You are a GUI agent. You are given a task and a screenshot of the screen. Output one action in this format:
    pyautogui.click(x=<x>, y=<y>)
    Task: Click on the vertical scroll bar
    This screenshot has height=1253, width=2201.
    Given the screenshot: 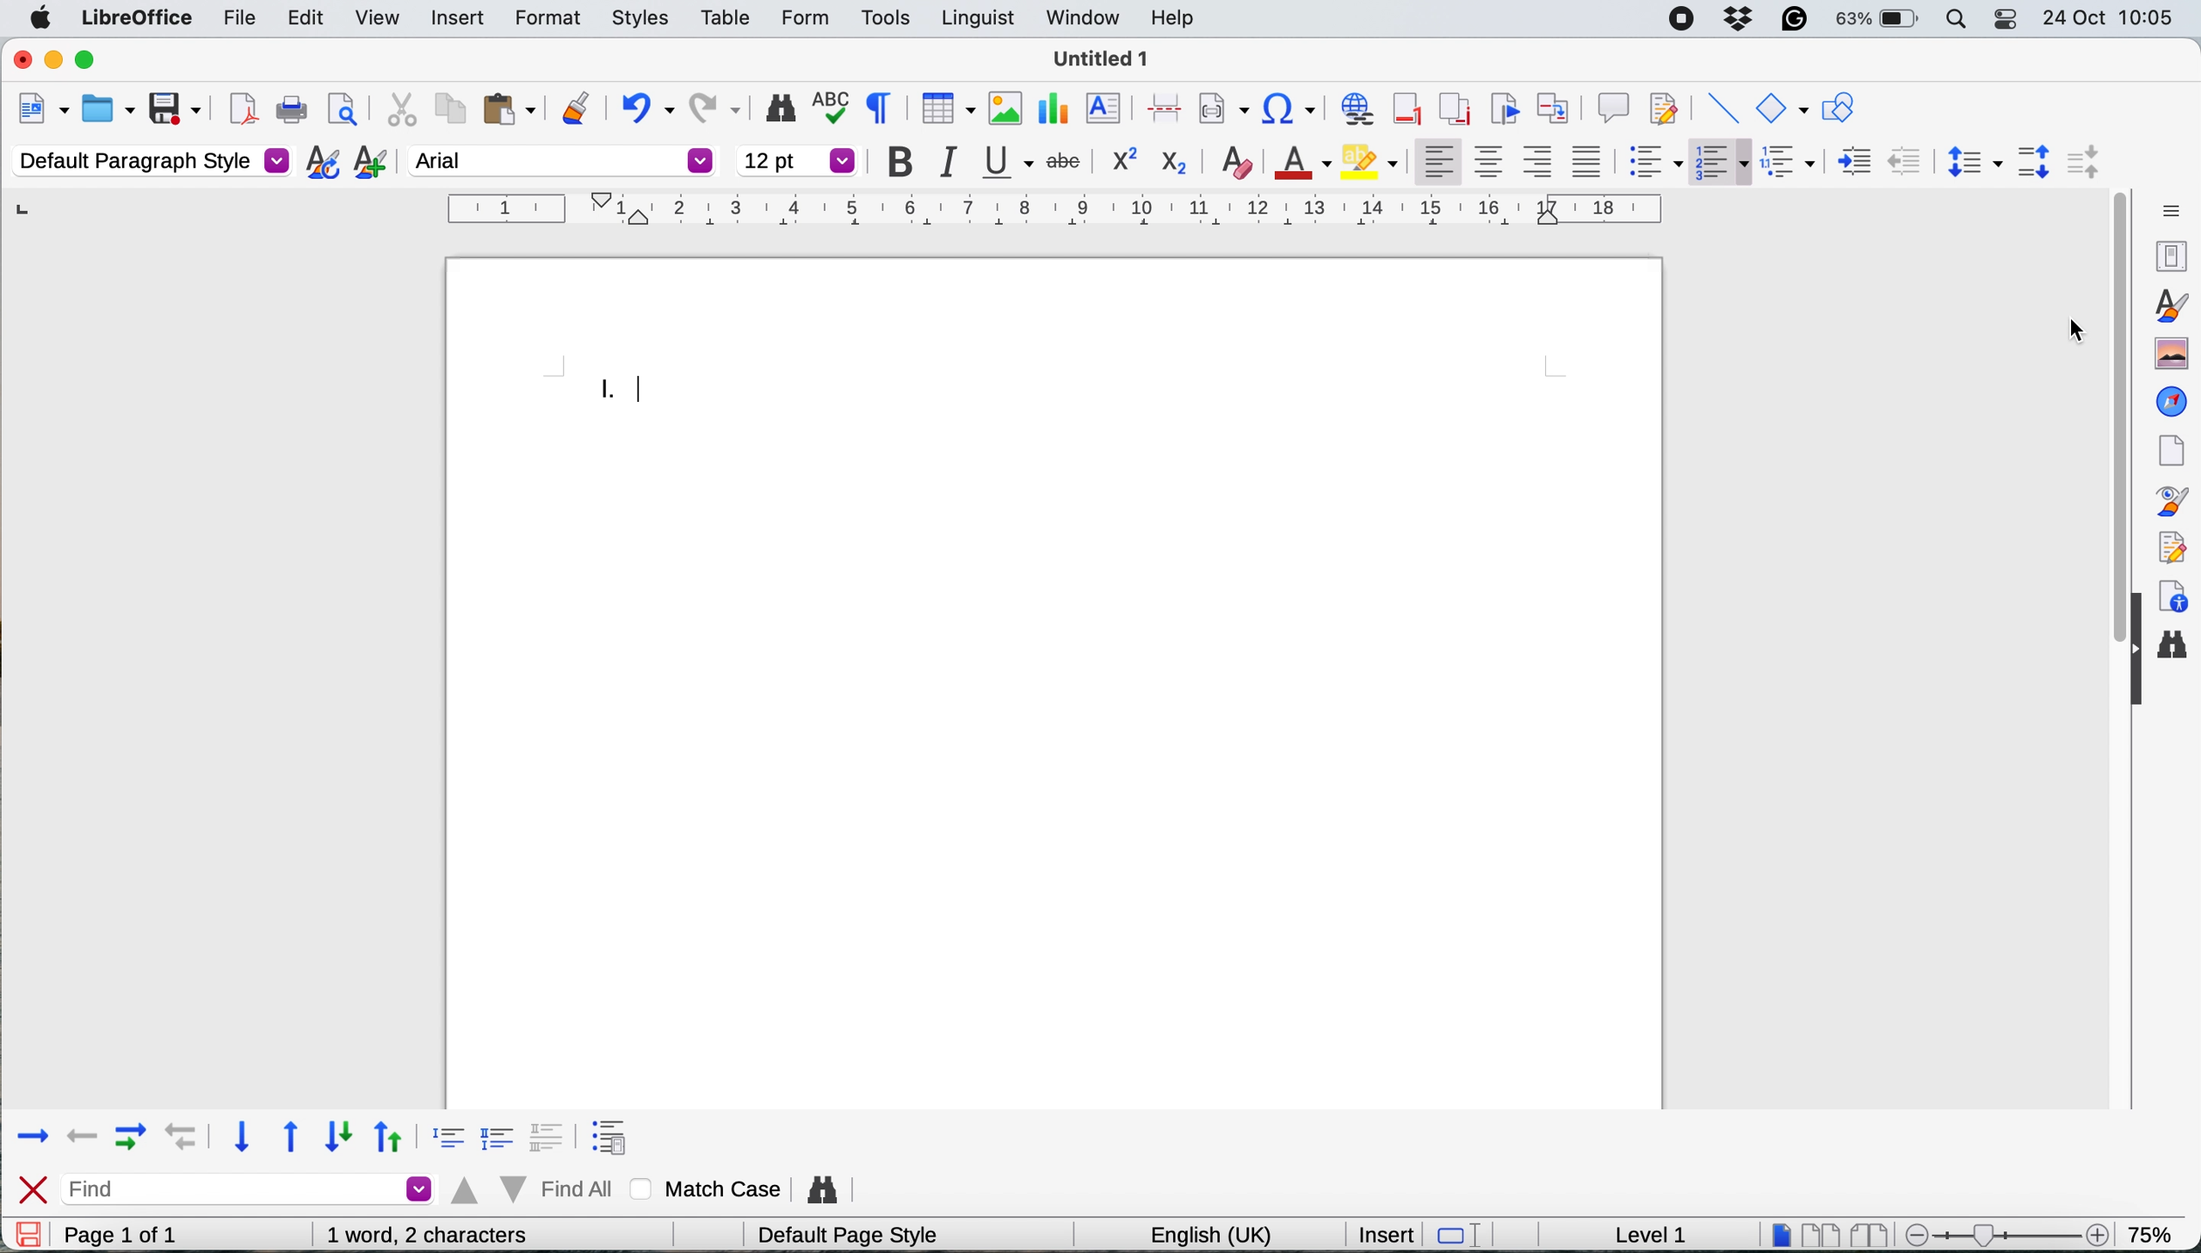 What is the action you would take?
    pyautogui.click(x=2104, y=448)
    